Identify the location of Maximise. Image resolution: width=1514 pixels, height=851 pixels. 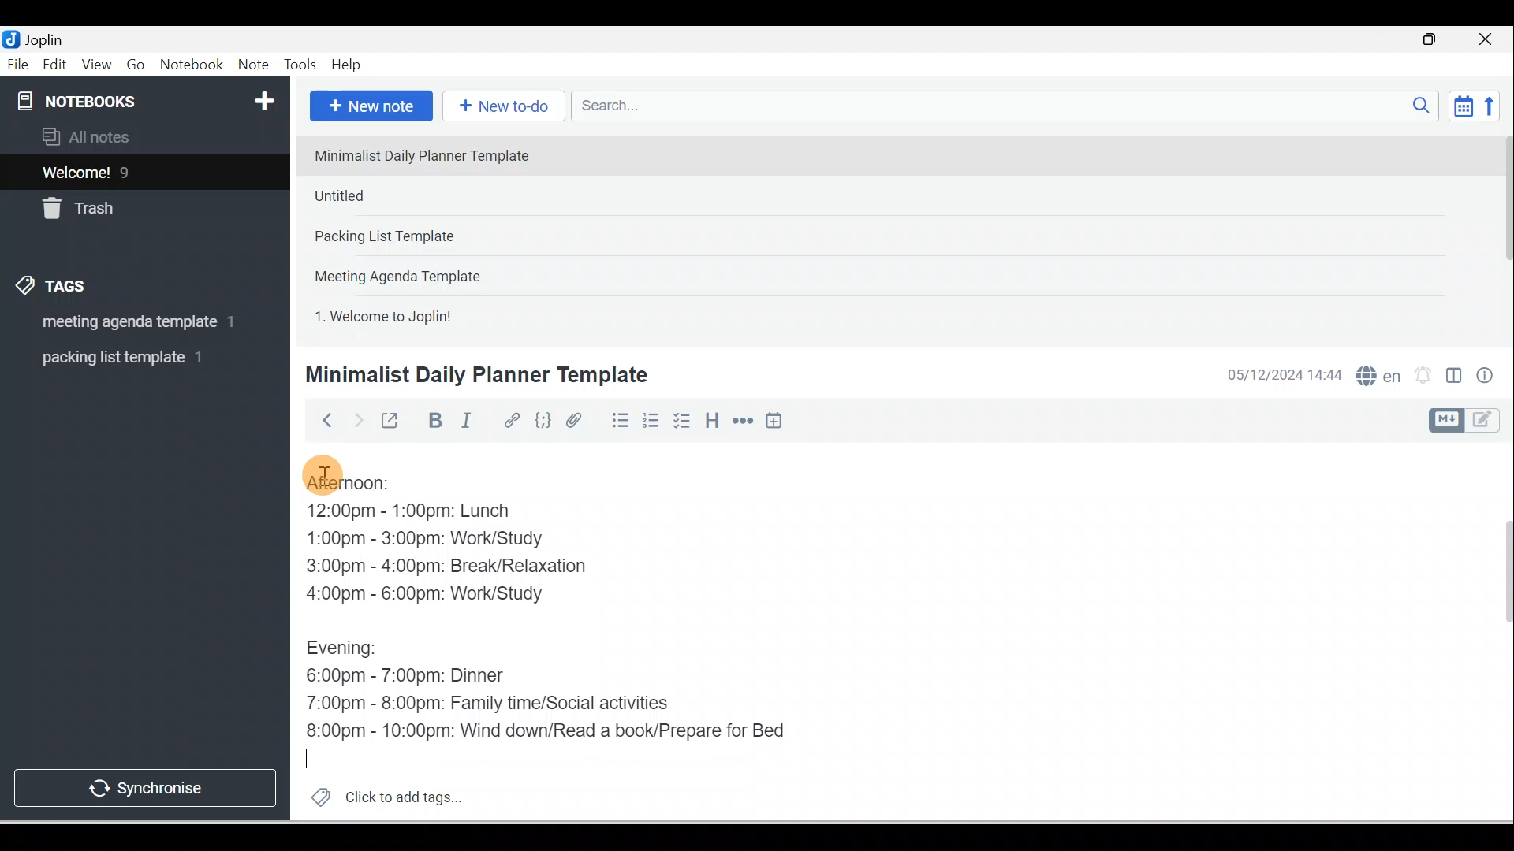
(1435, 40).